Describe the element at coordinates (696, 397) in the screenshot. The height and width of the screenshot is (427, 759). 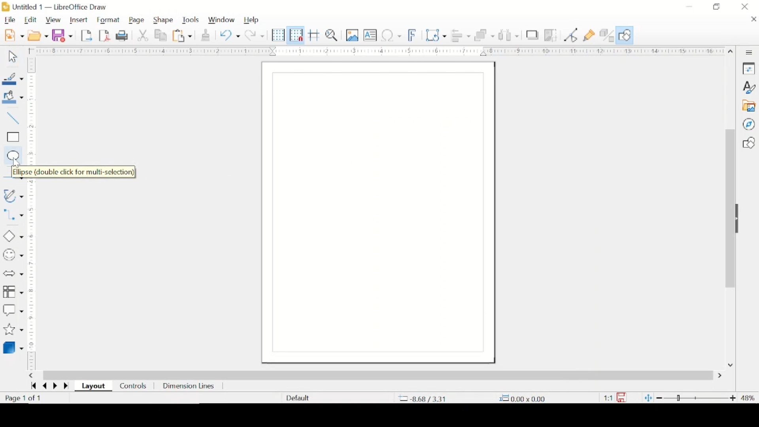
I see `zoom slider` at that location.